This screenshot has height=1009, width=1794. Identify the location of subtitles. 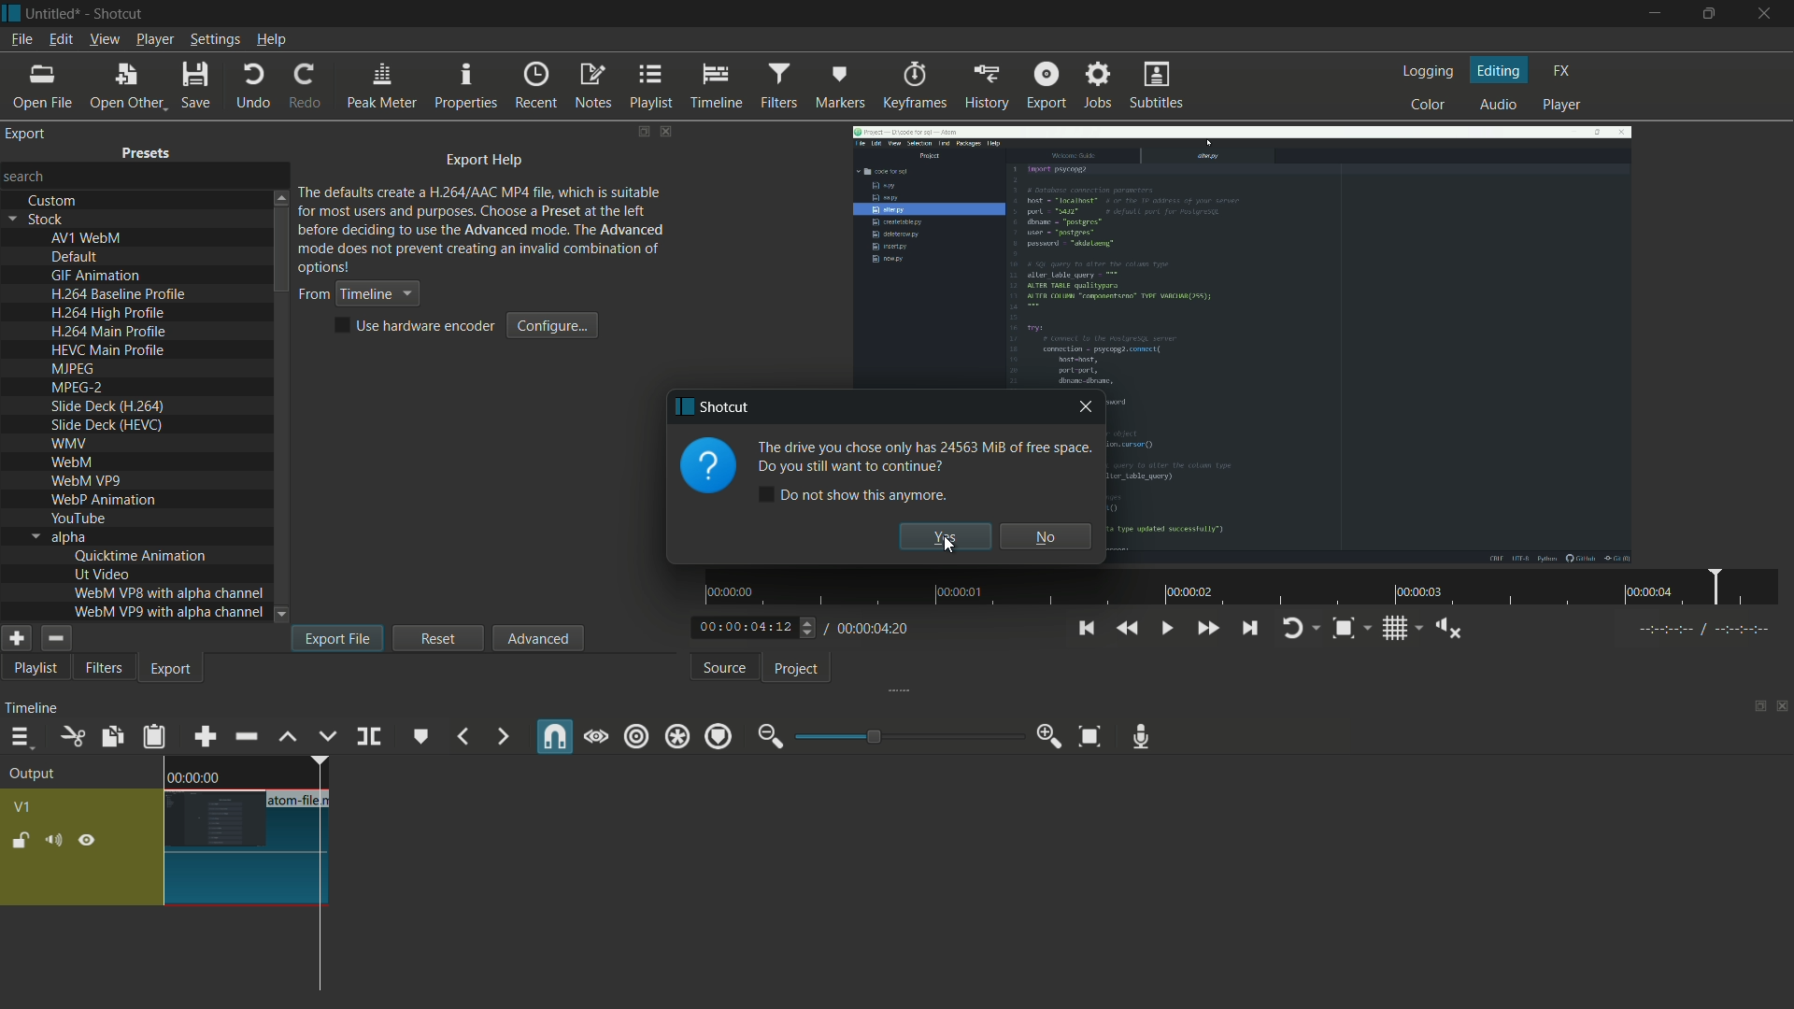
(1154, 84).